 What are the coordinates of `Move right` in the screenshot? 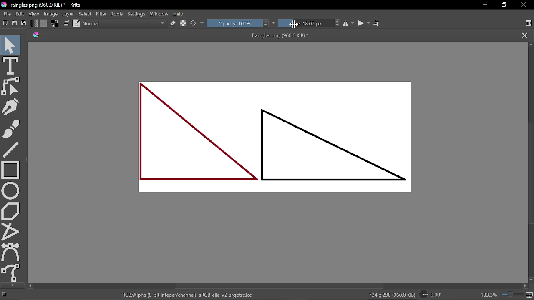 It's located at (526, 286).